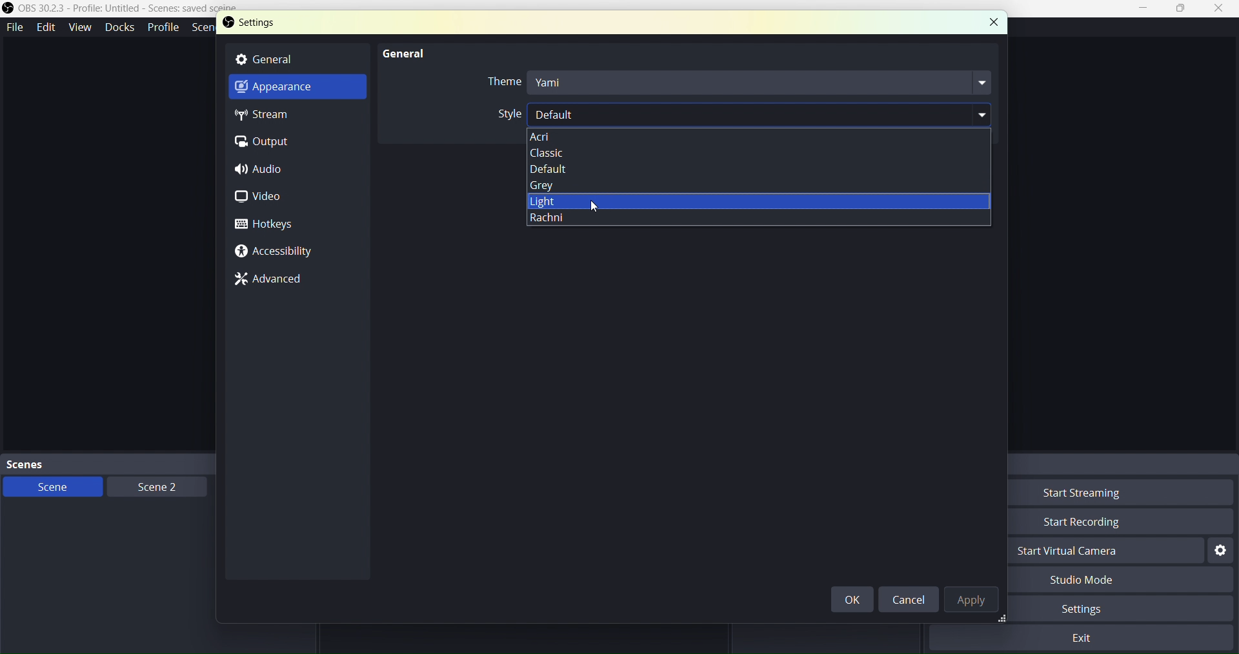  I want to click on Settings, so click(1222, 551).